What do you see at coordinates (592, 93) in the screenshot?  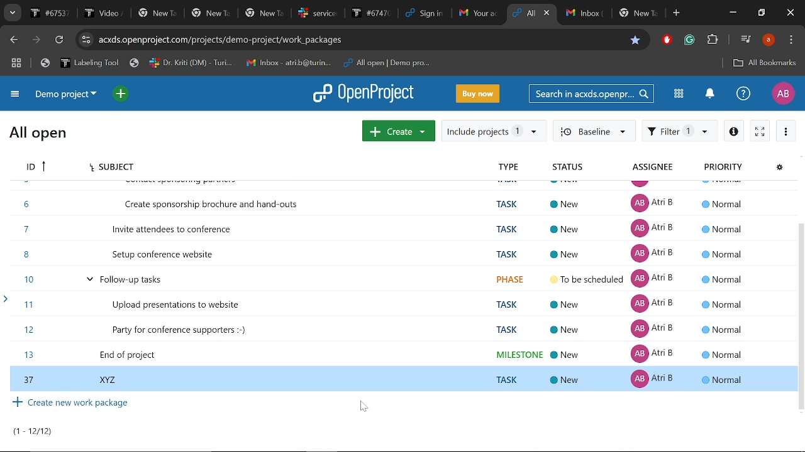 I see `Search in acxds.openproject` at bounding box center [592, 93].